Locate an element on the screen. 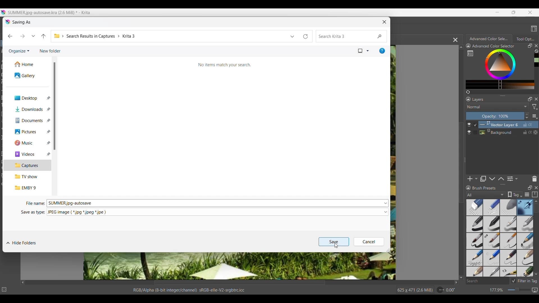  Create new folder is located at coordinates (51, 51).